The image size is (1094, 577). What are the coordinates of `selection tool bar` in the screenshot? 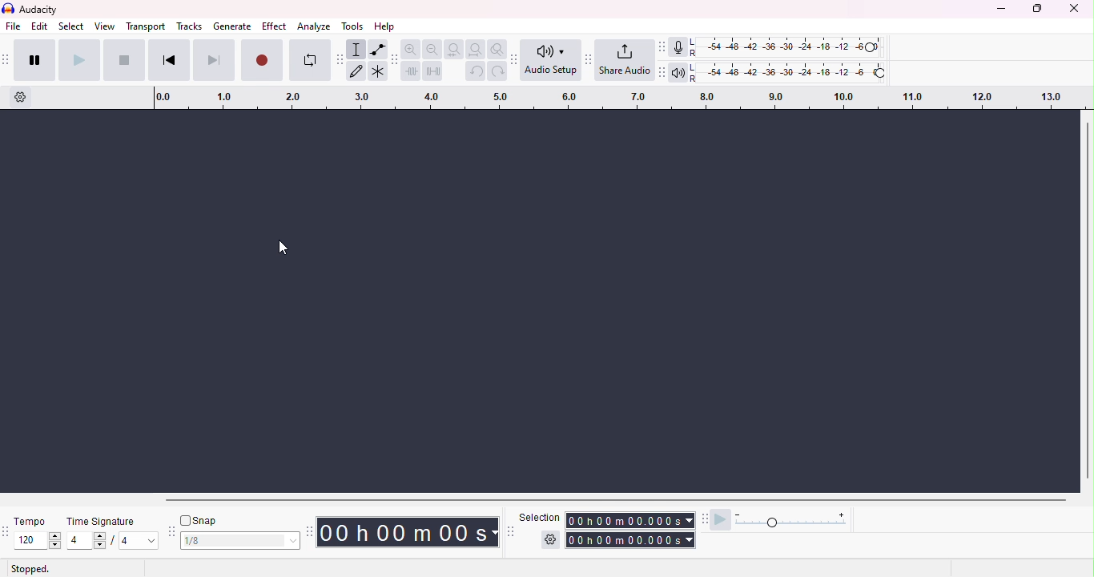 It's located at (509, 531).